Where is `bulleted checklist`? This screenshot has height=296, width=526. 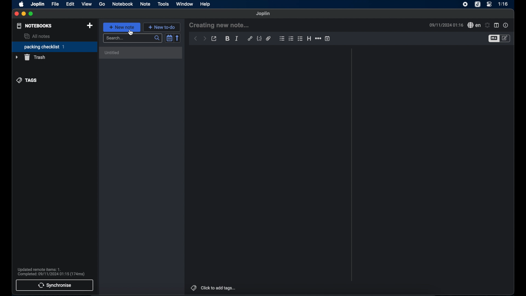
bulleted checklist is located at coordinates (300, 39).